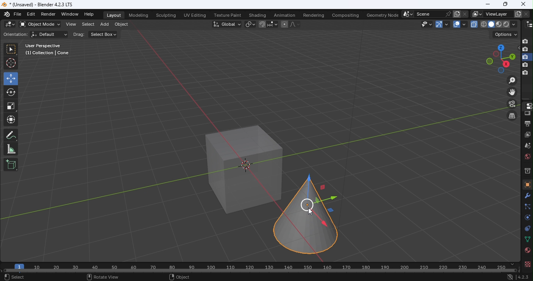 This screenshot has width=533, height=281. I want to click on Shading, so click(257, 15).